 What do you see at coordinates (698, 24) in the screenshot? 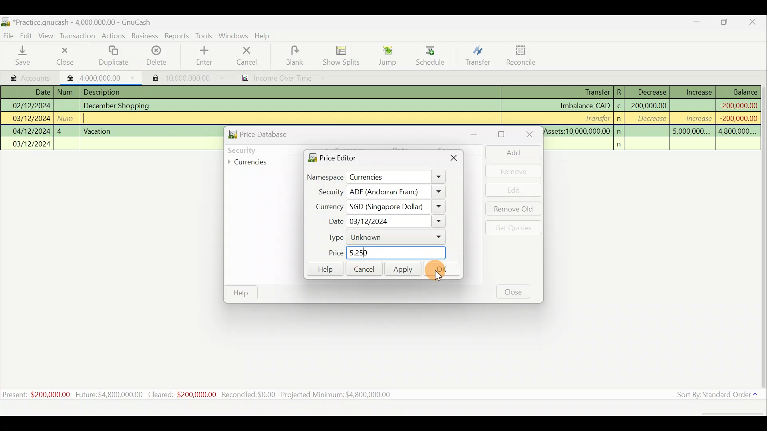
I see `Minimise` at bounding box center [698, 24].